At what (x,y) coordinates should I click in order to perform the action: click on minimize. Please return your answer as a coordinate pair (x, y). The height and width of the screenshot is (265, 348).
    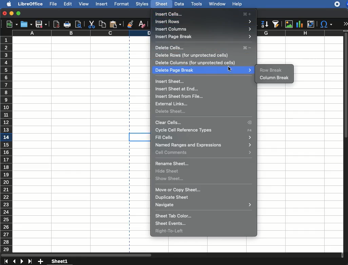
    Looking at the image, I should click on (12, 13).